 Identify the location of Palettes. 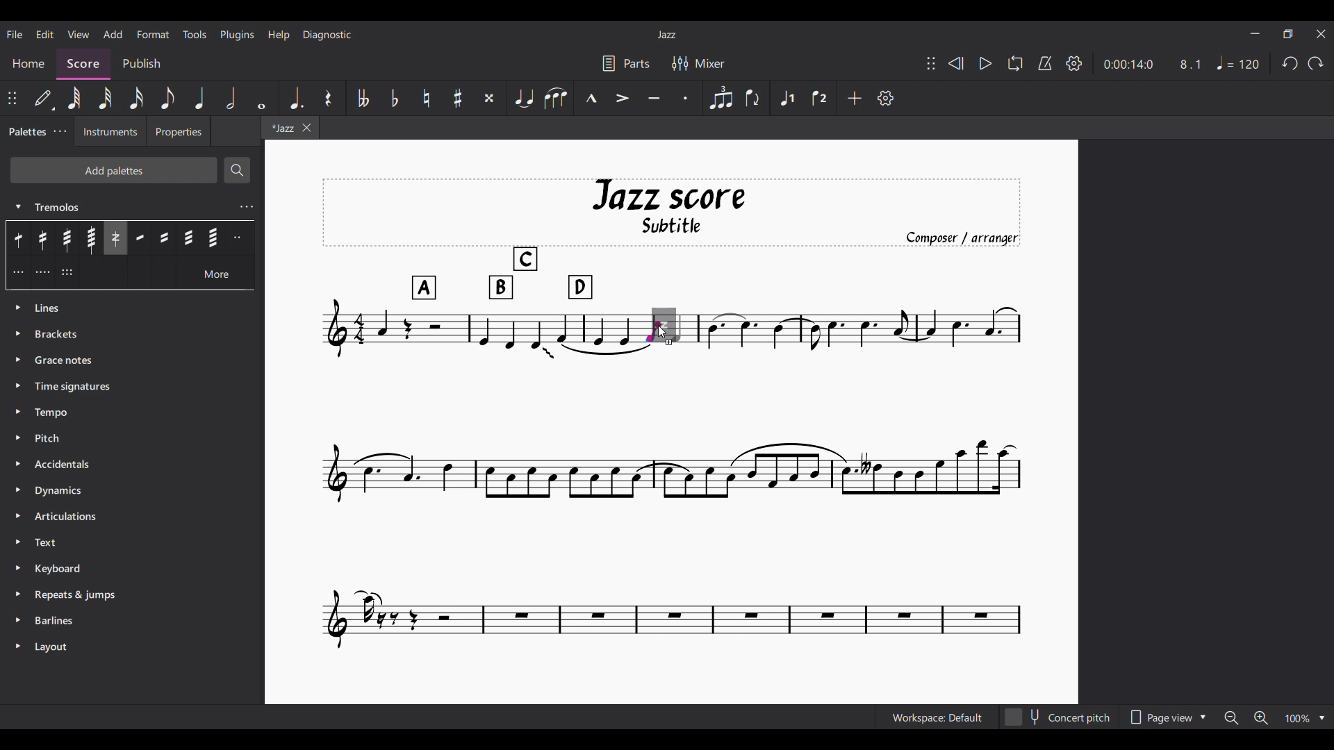
(26, 131).